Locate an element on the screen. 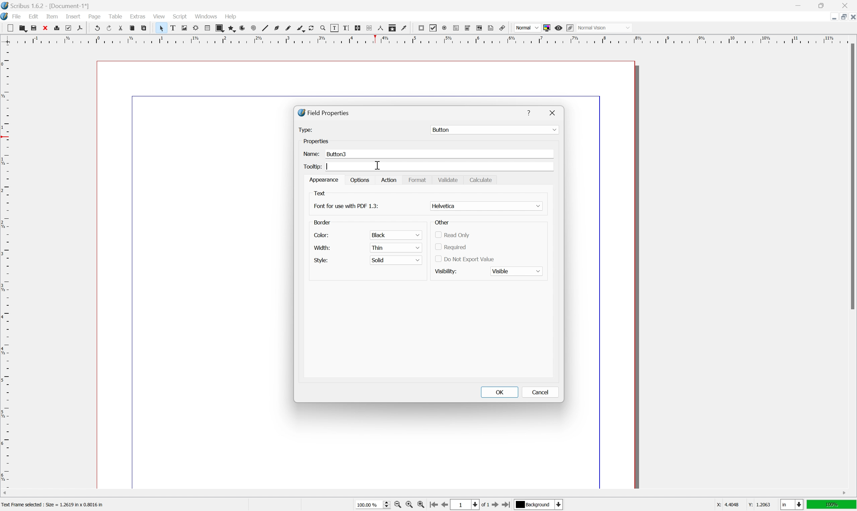  spiral is located at coordinates (254, 28).